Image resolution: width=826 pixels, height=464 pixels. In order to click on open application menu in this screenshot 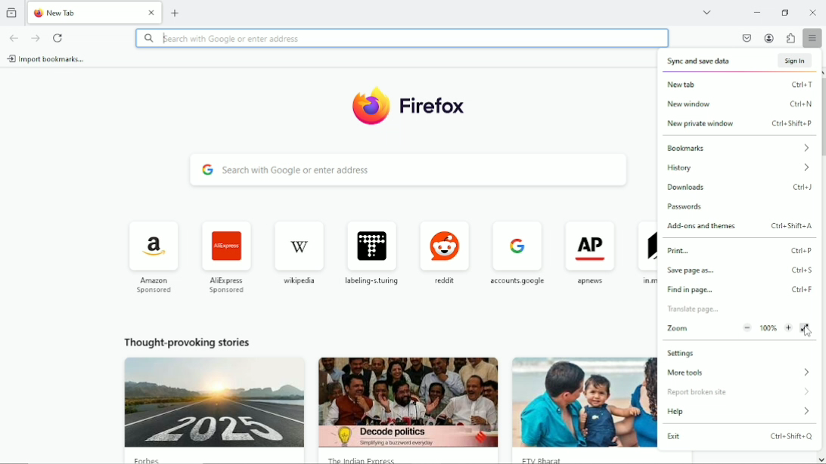, I will do `click(814, 39)`.